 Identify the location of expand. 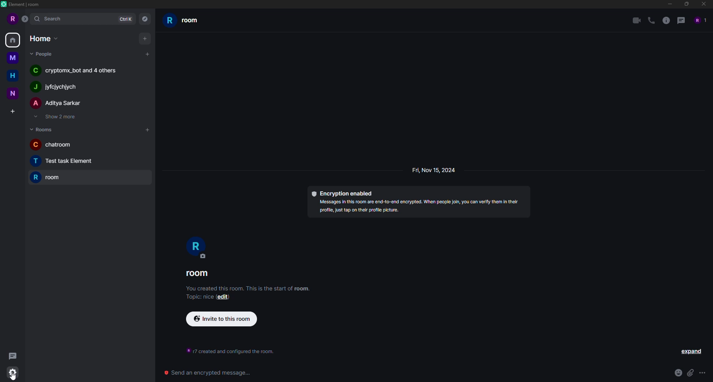
(693, 351).